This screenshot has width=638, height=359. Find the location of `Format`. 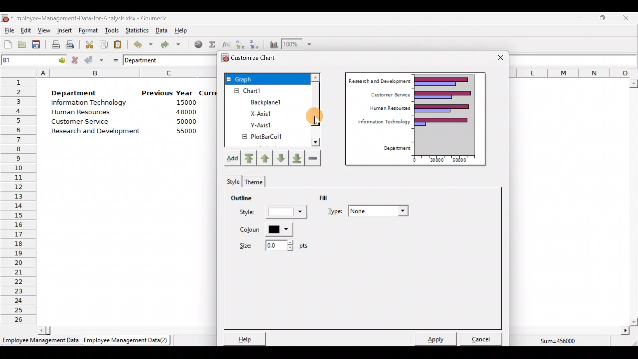

Format is located at coordinates (88, 31).